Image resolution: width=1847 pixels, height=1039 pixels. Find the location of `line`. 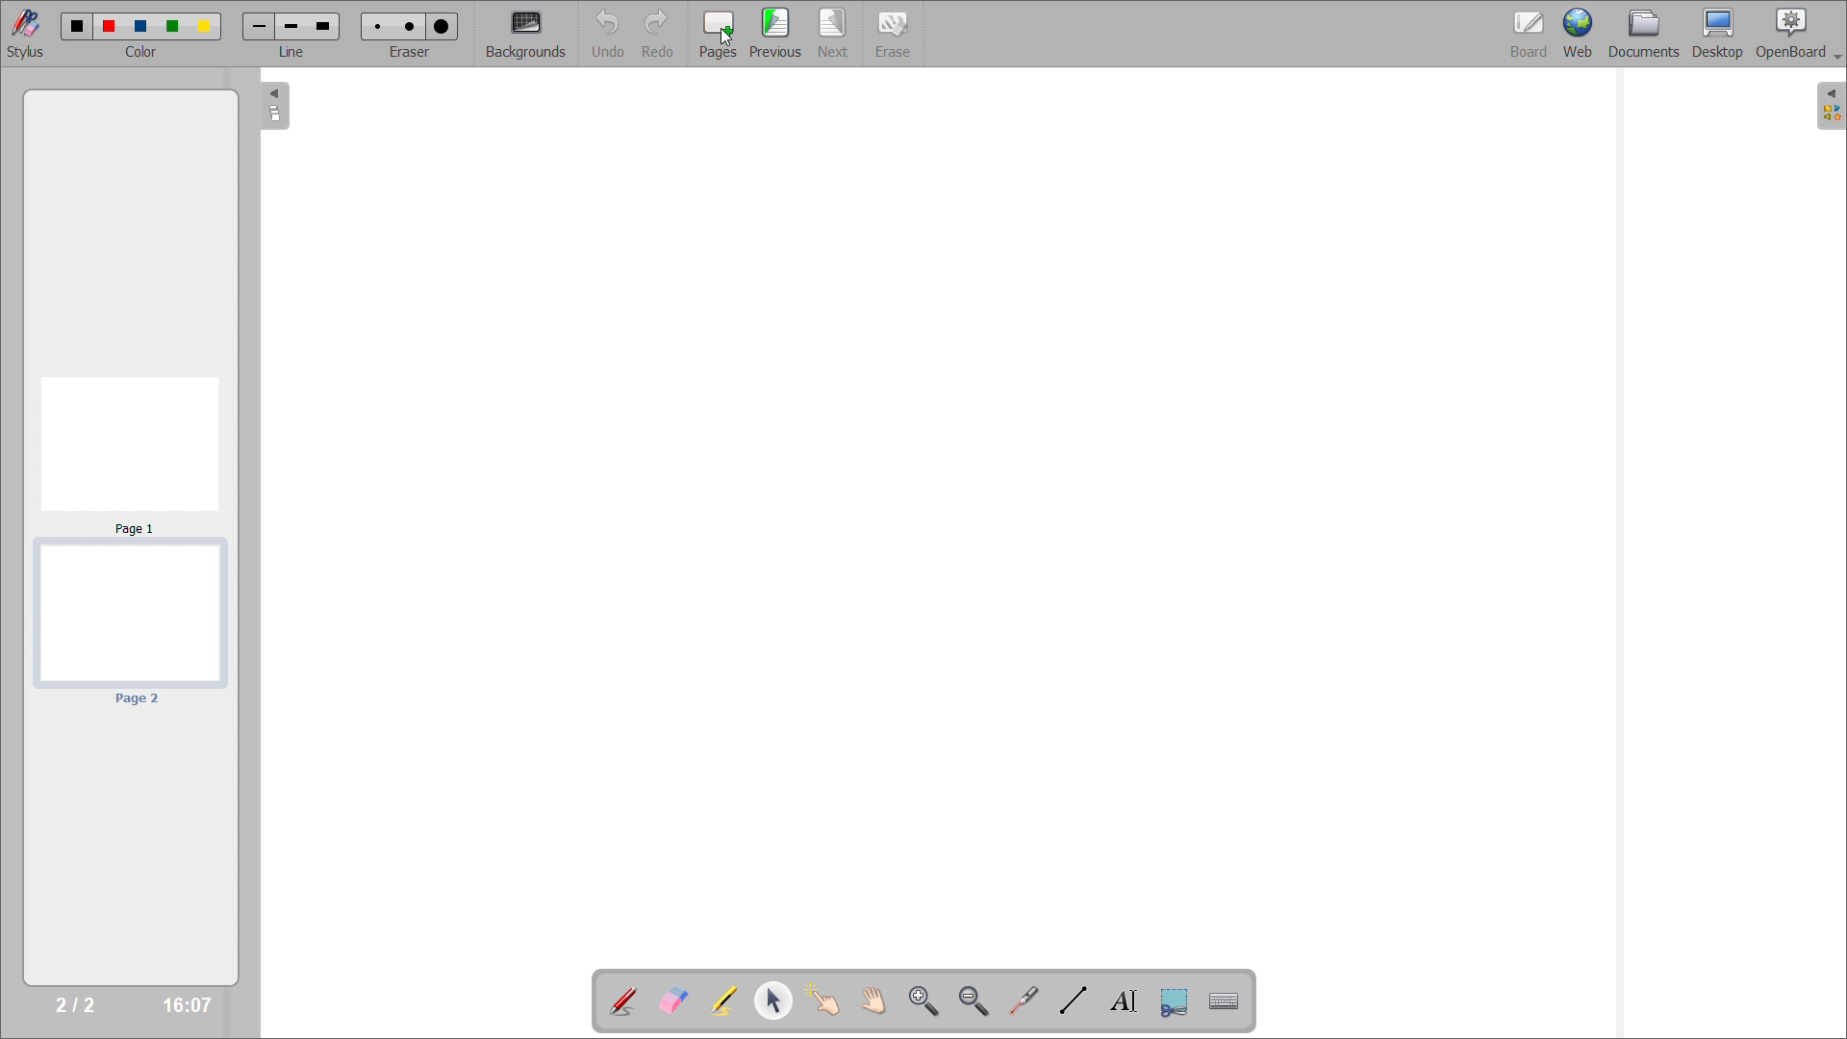

line is located at coordinates (291, 35).